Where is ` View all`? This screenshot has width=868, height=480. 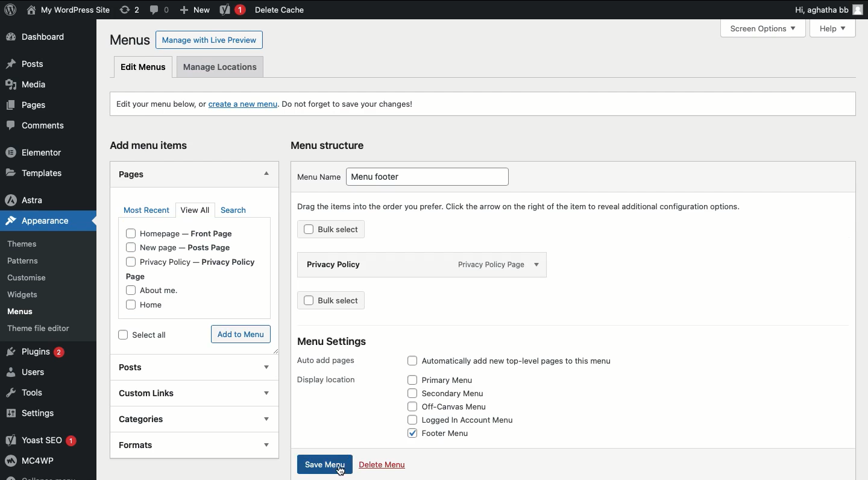
 View all is located at coordinates (197, 211).